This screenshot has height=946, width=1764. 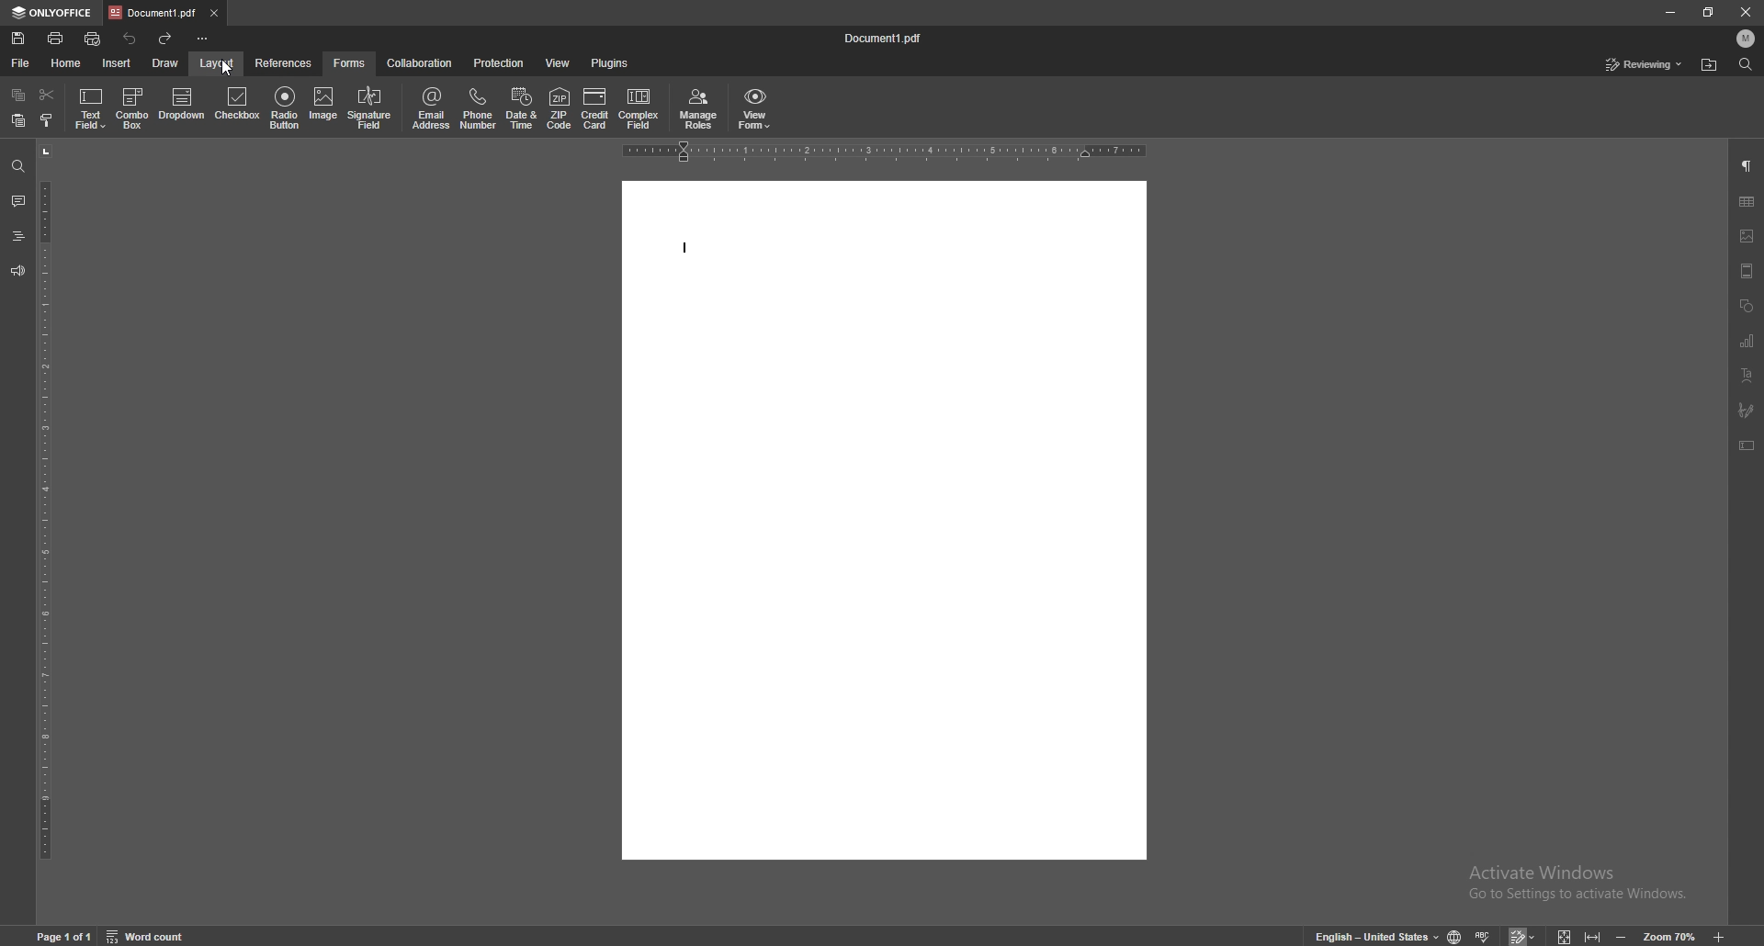 I want to click on minimize, so click(x=1669, y=11).